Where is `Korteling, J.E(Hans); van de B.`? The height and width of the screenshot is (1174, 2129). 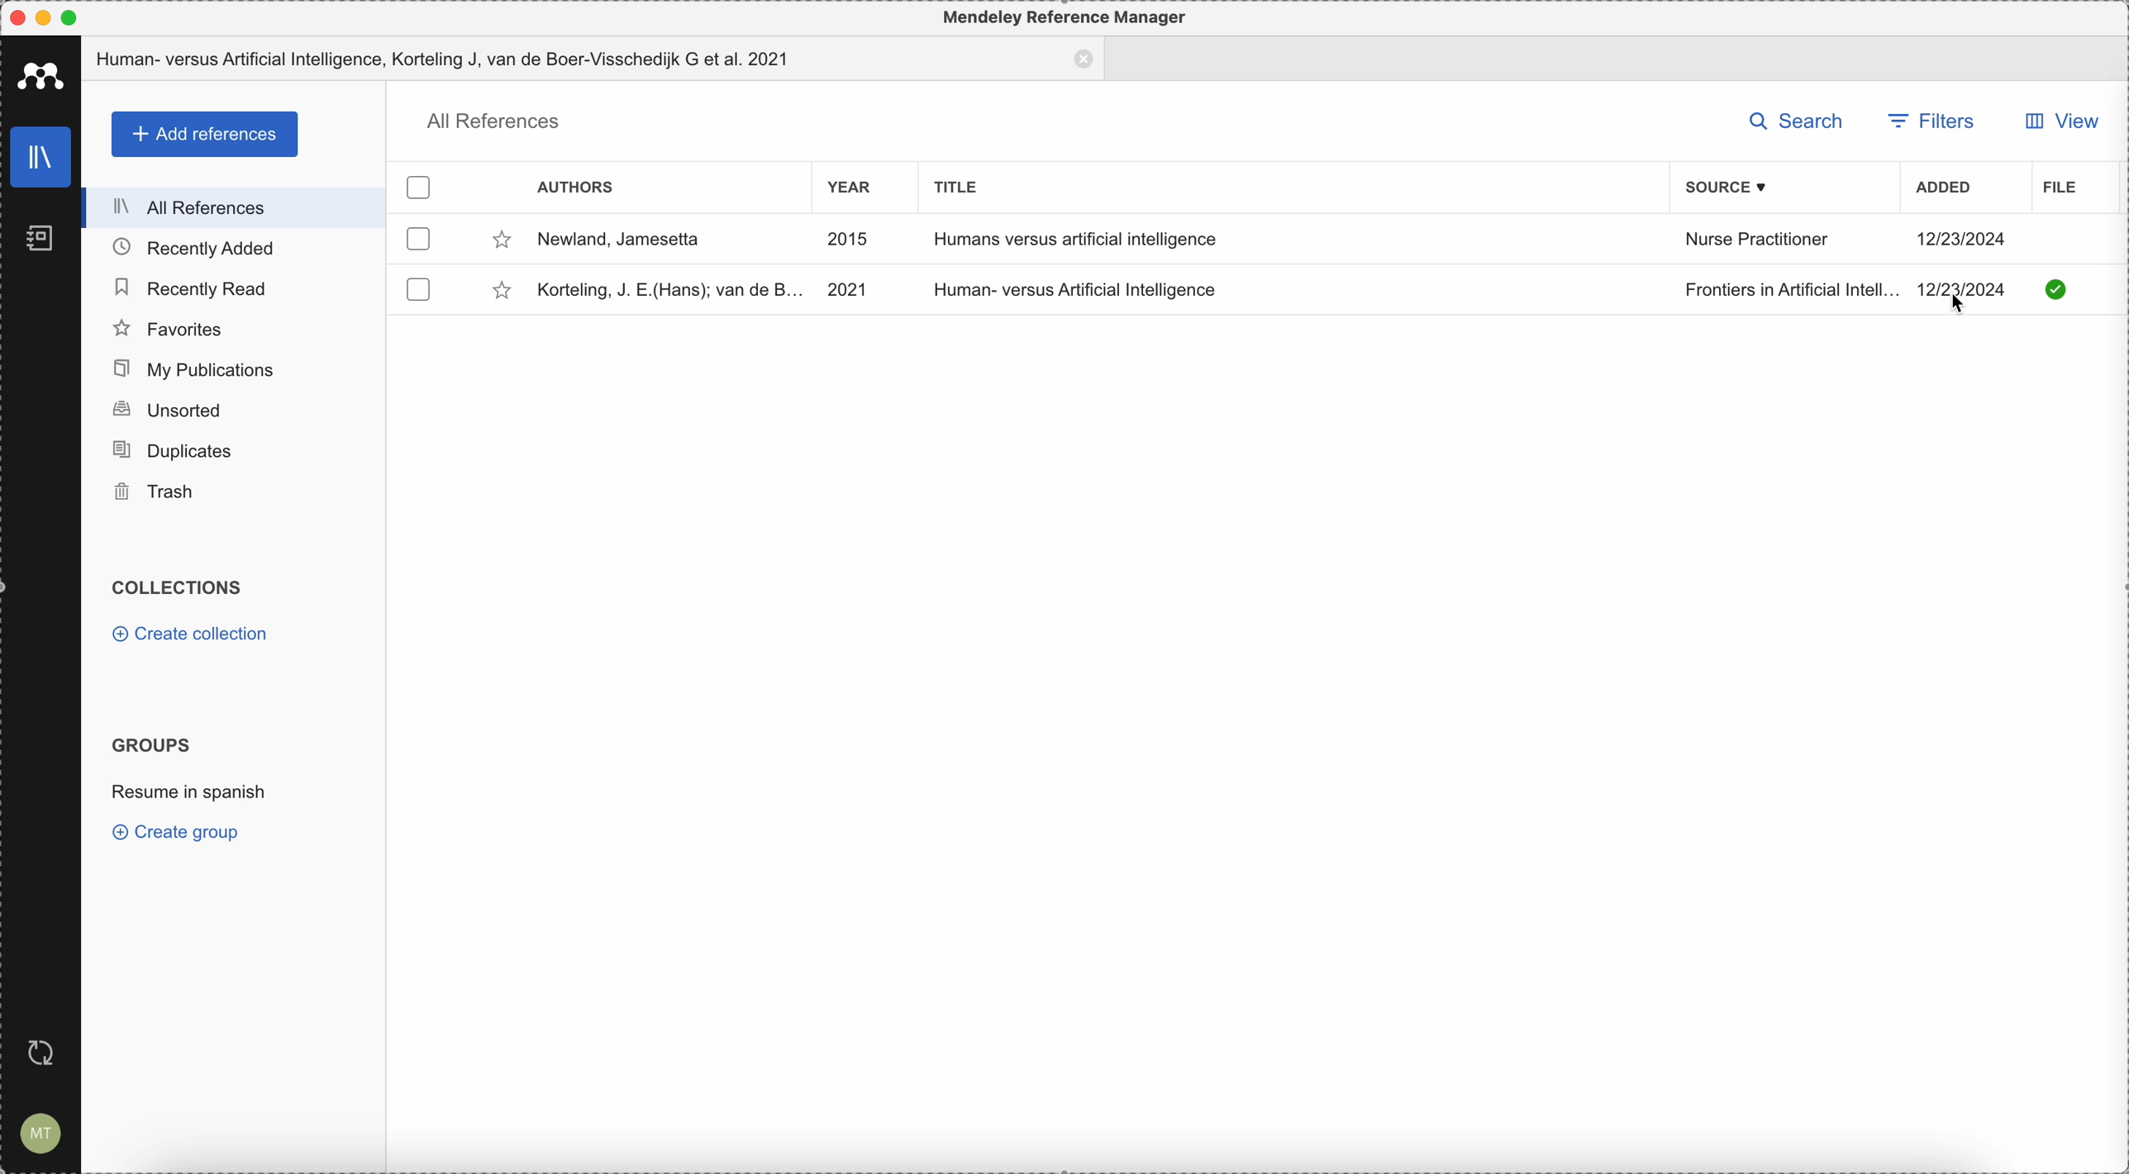
Korteling, J.E(Hans); van de B. is located at coordinates (666, 288).